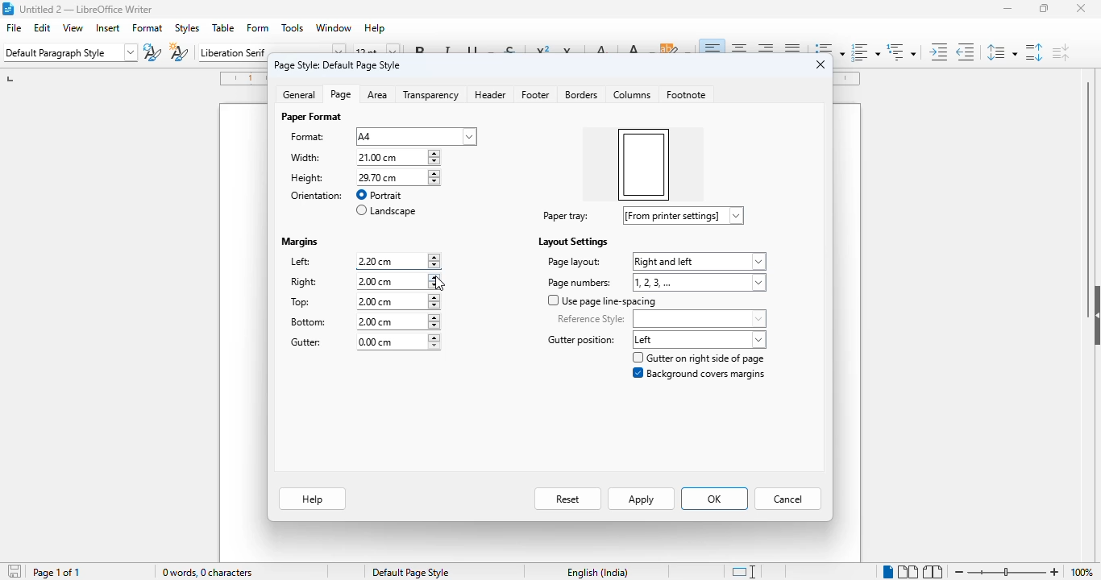 This screenshot has width=1101, height=580. I want to click on gutter margin input box, so click(389, 342).